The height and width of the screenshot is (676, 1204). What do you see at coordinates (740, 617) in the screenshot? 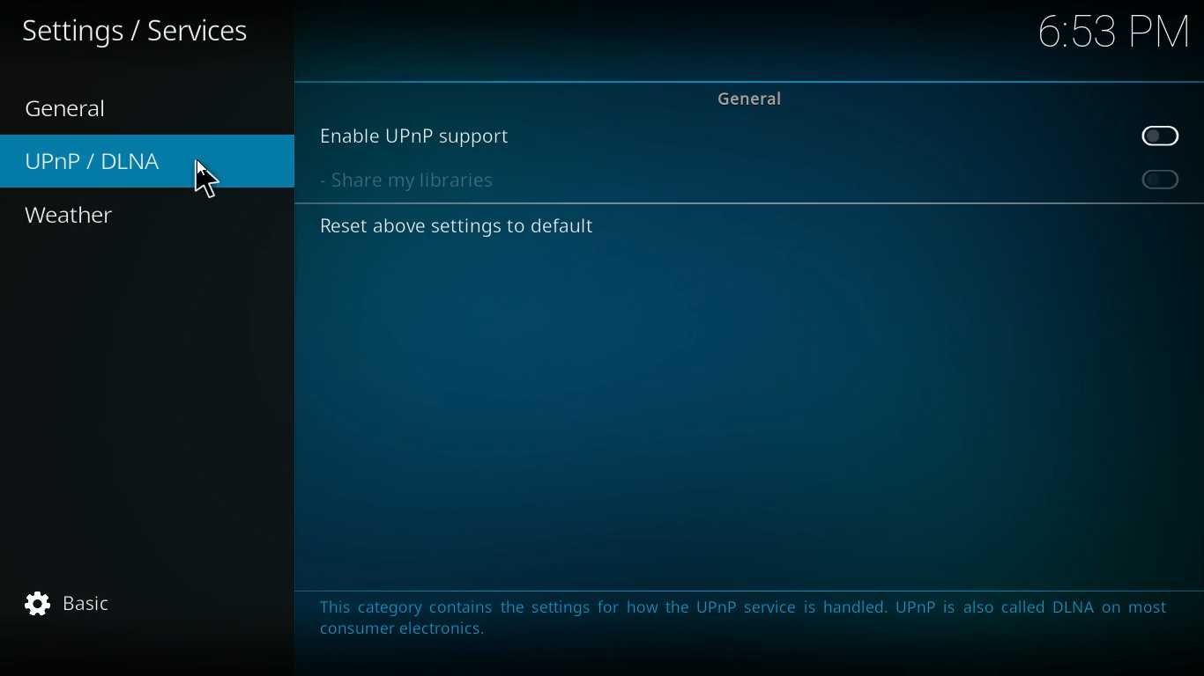
I see `This category contains the settings for how the UPnP service is handled. UPnP is also called DLNA on most
consumer electronics.` at bounding box center [740, 617].